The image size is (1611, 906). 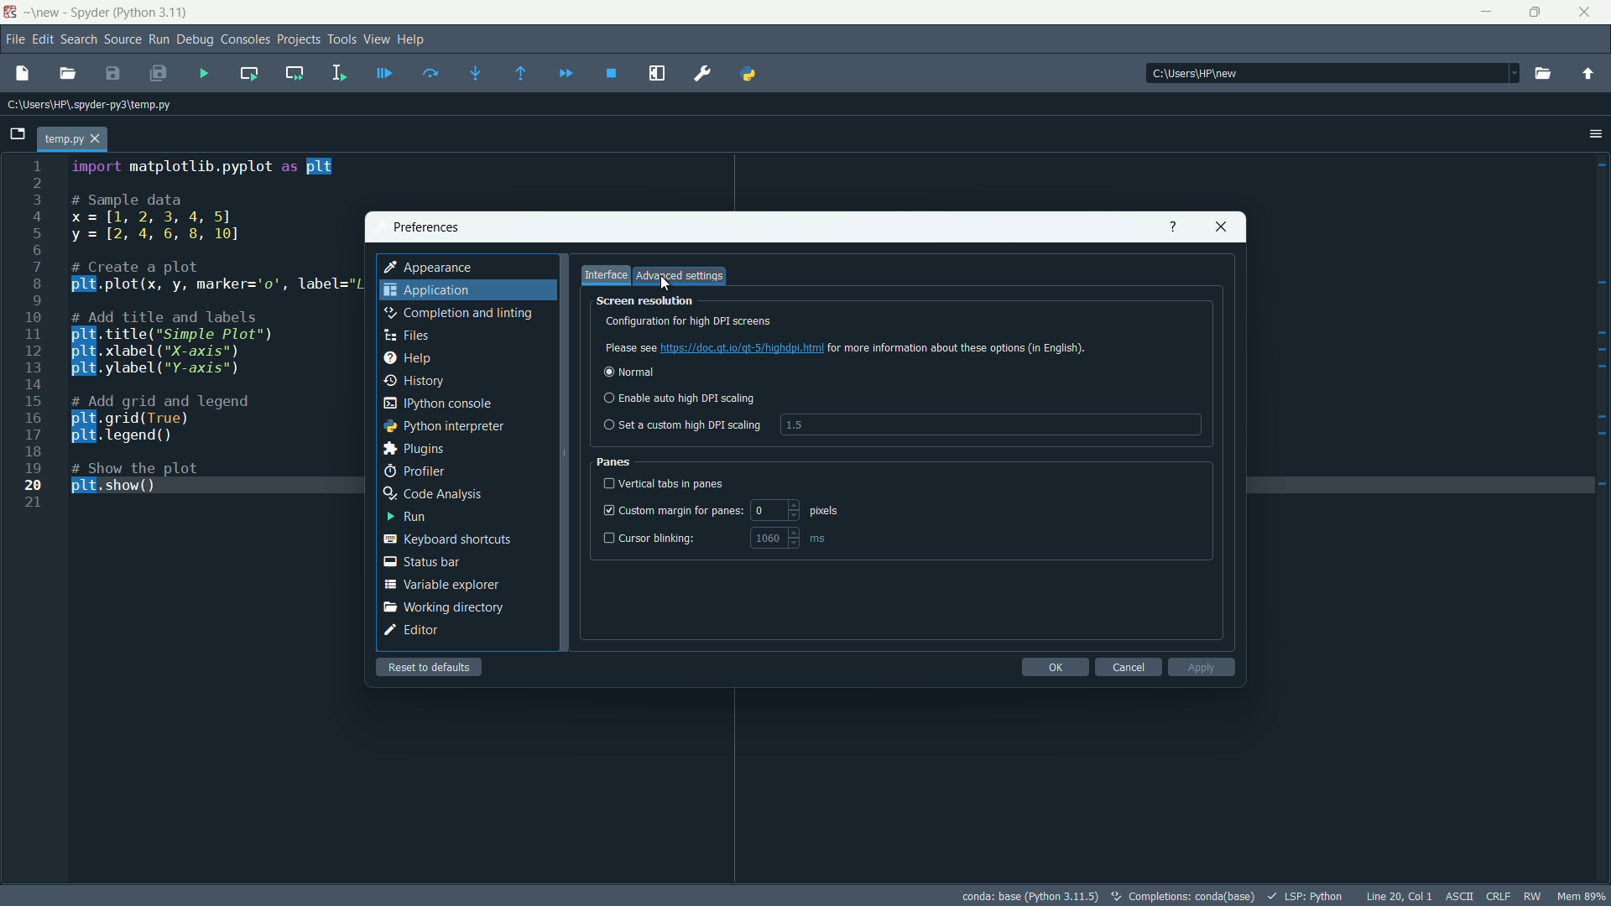 I want to click on run, so click(x=159, y=39).